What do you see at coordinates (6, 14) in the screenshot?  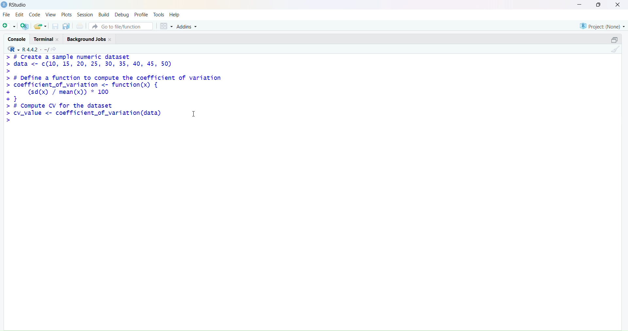 I see `file` at bounding box center [6, 14].